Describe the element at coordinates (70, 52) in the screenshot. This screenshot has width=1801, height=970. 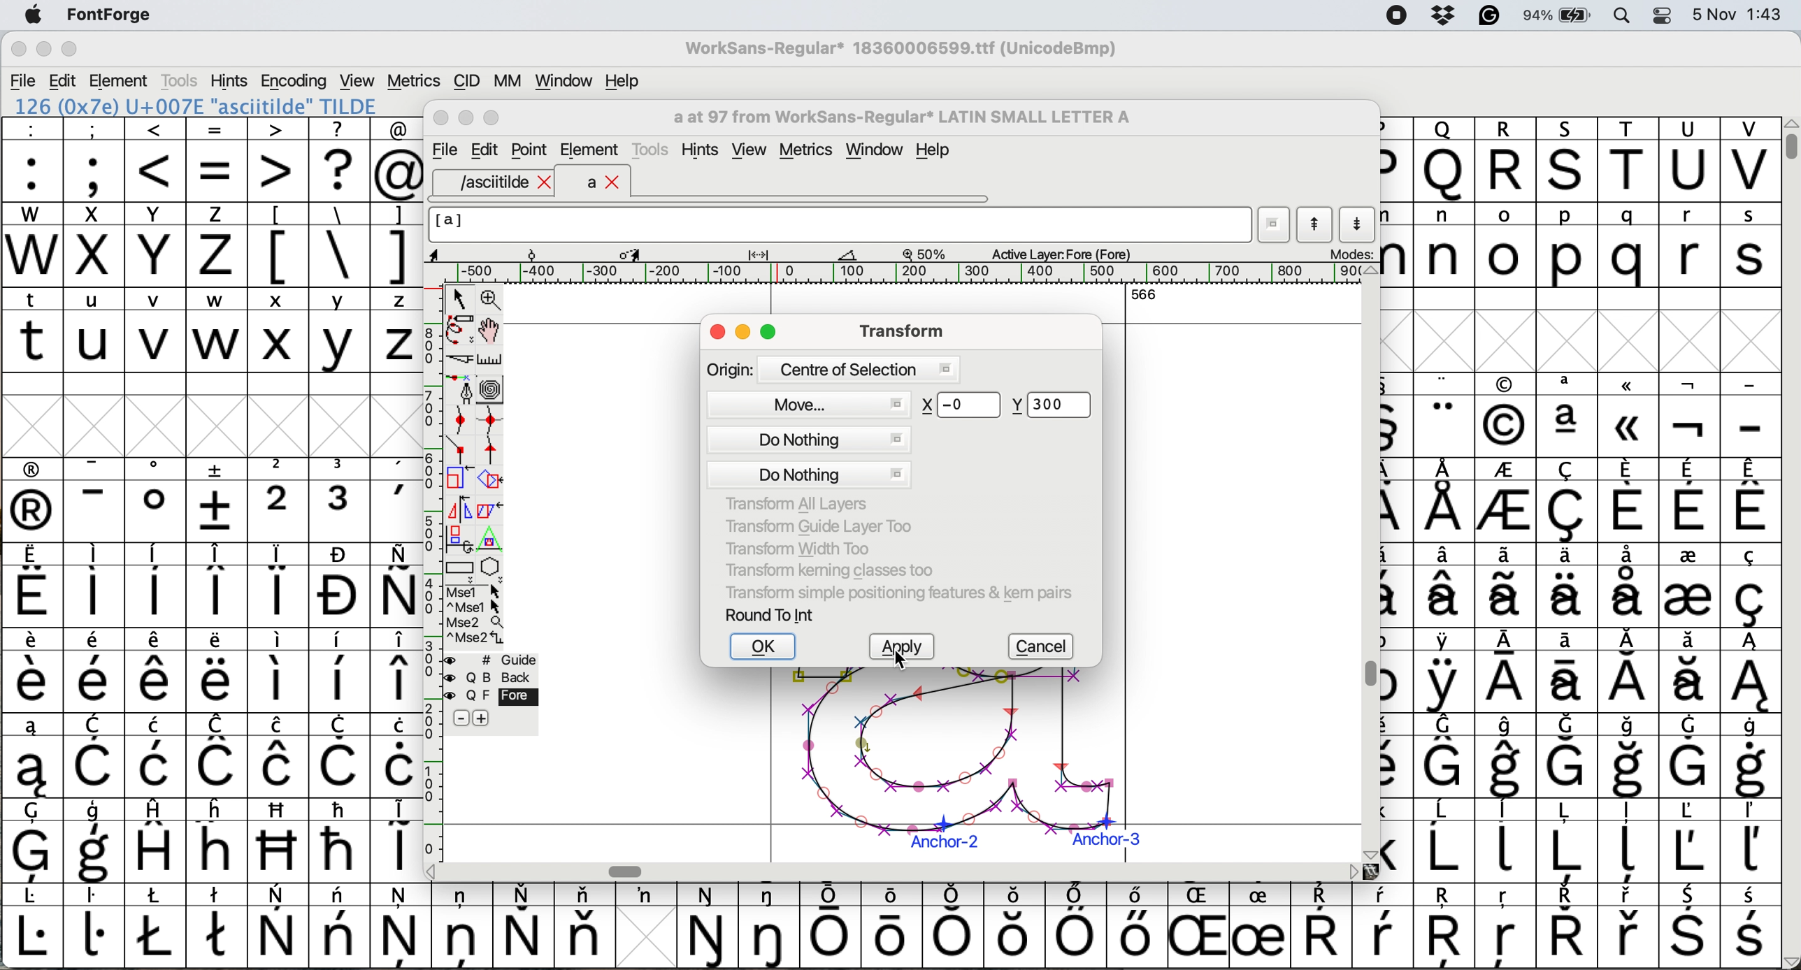
I see `maximise` at that location.